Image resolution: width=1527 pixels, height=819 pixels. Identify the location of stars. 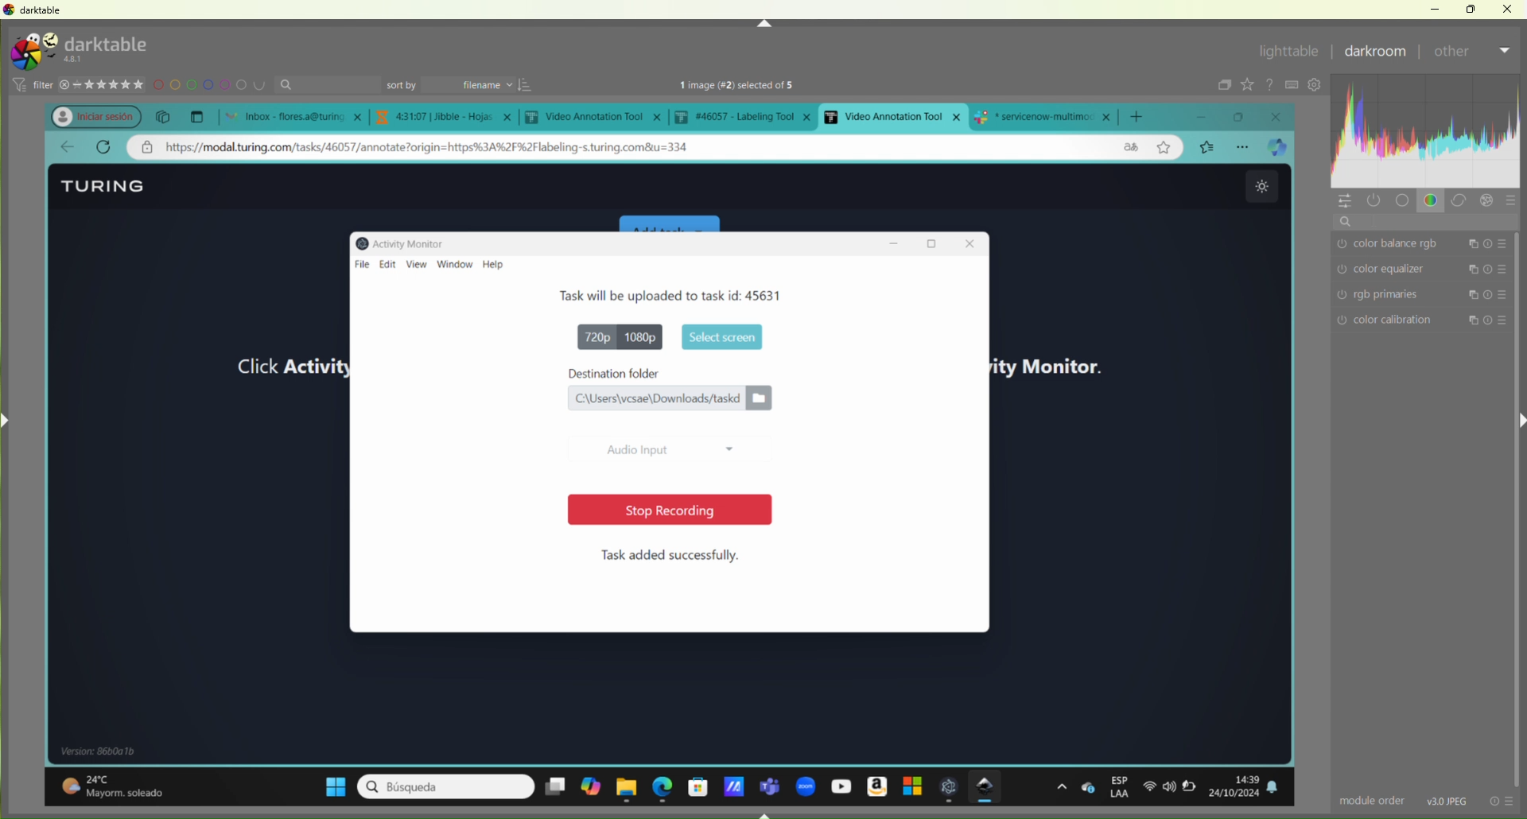
(104, 83).